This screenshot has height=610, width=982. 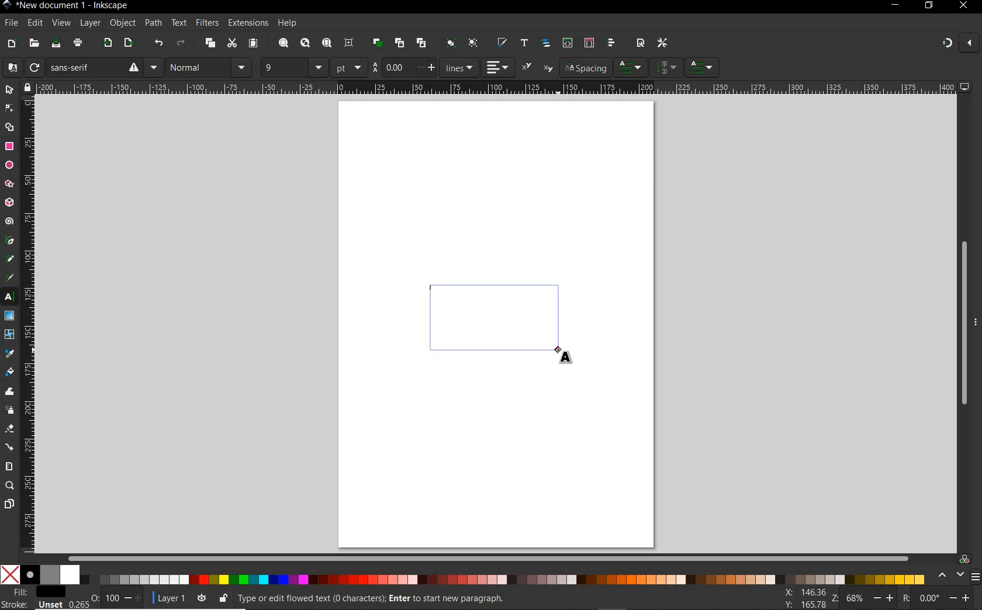 I want to click on 0, so click(x=94, y=596).